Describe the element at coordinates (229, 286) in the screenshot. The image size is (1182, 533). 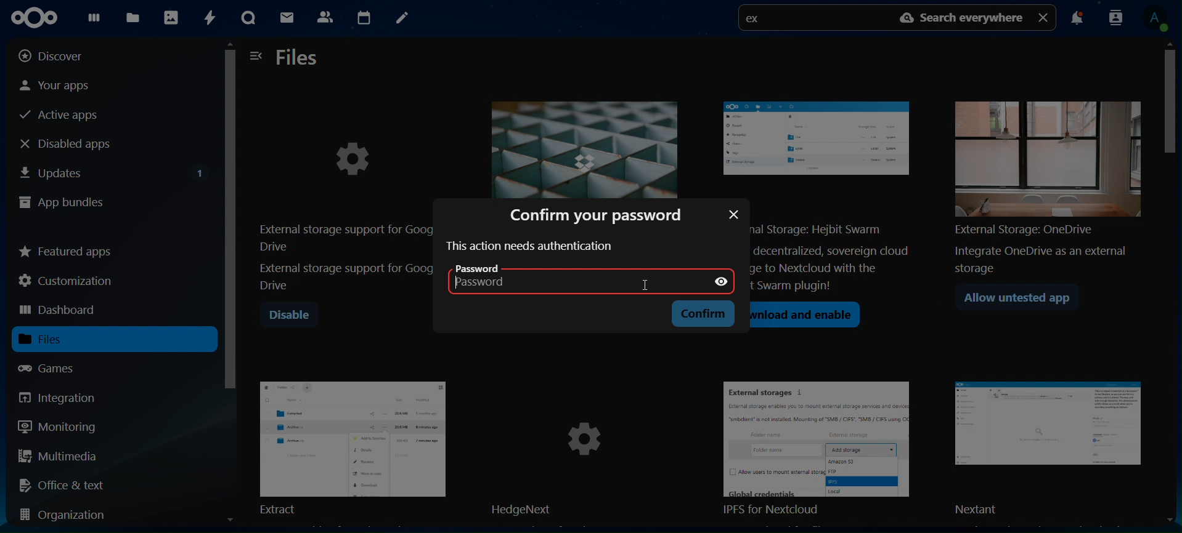
I see `scrollbar` at that location.